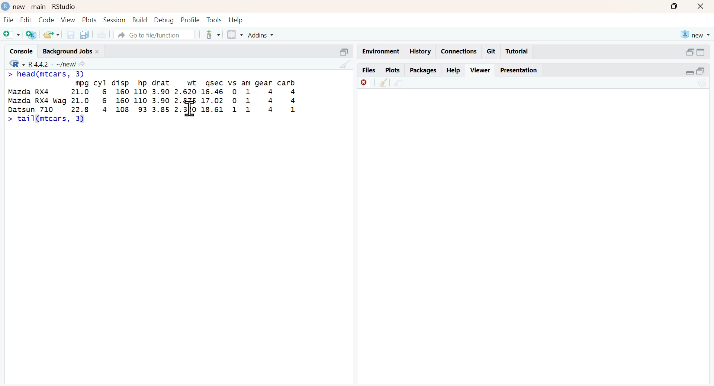 Image resolution: width=714 pixels, height=386 pixels. I want to click on New file, so click(10, 33).